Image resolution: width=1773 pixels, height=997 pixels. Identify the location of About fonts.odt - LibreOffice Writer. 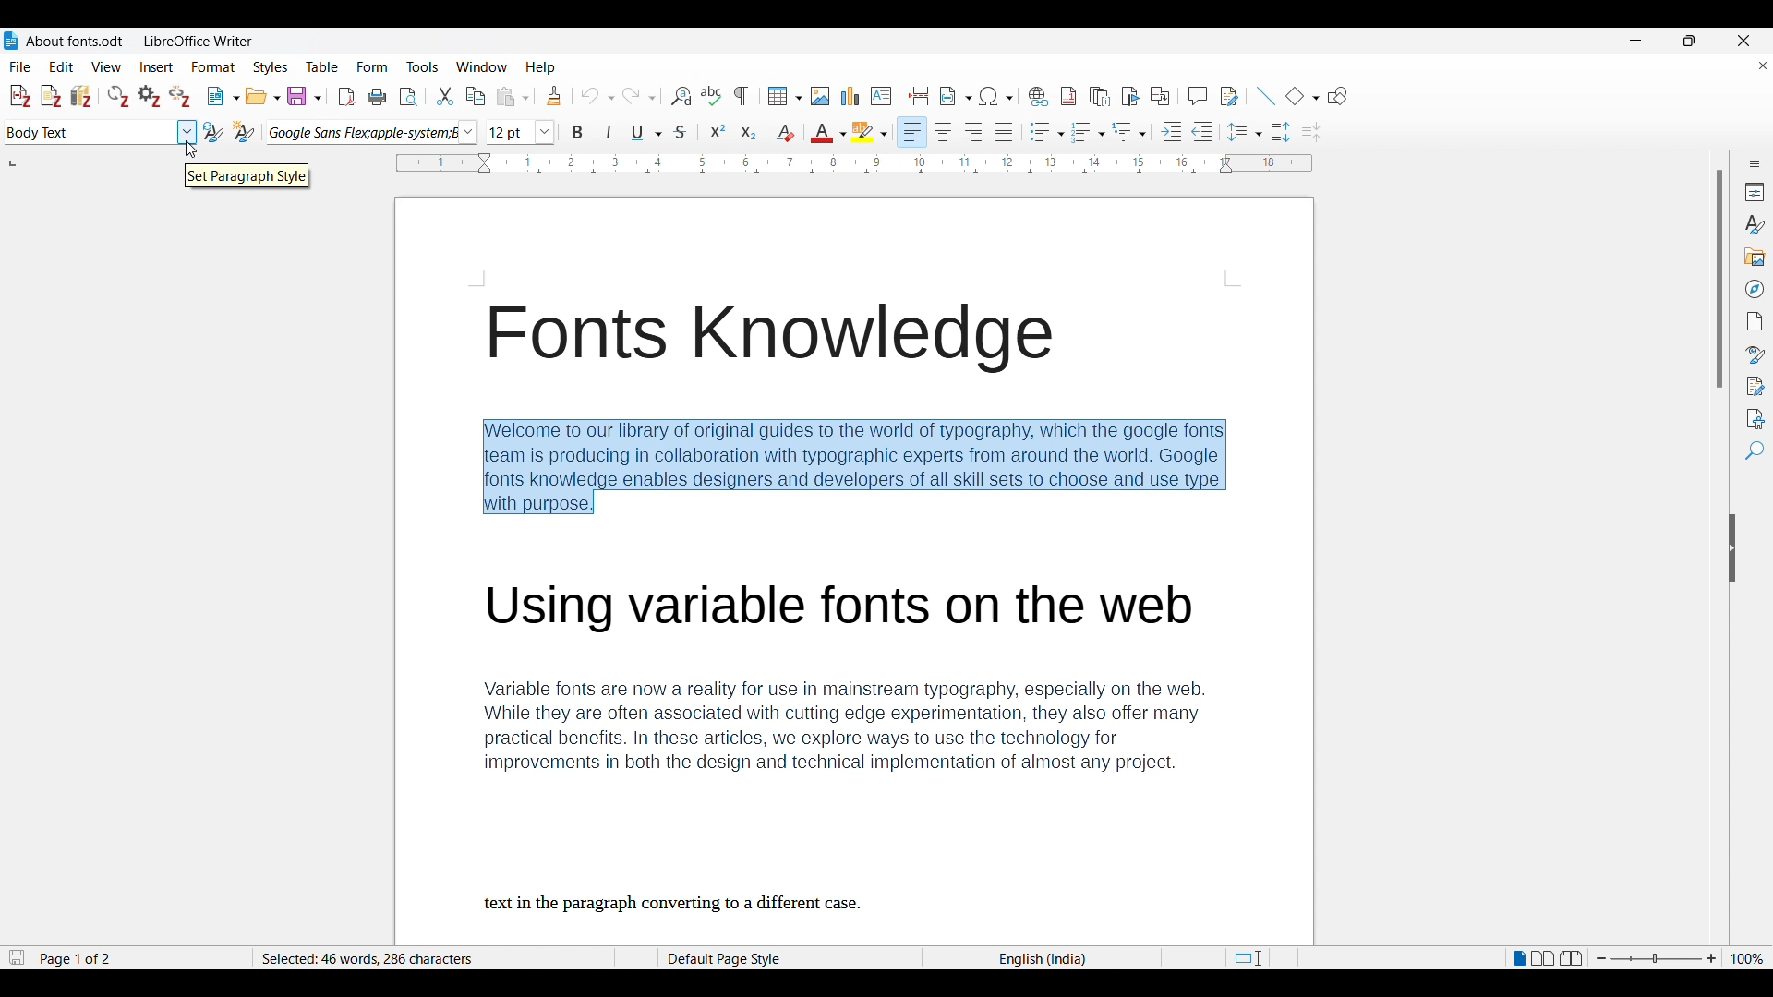
(140, 40).